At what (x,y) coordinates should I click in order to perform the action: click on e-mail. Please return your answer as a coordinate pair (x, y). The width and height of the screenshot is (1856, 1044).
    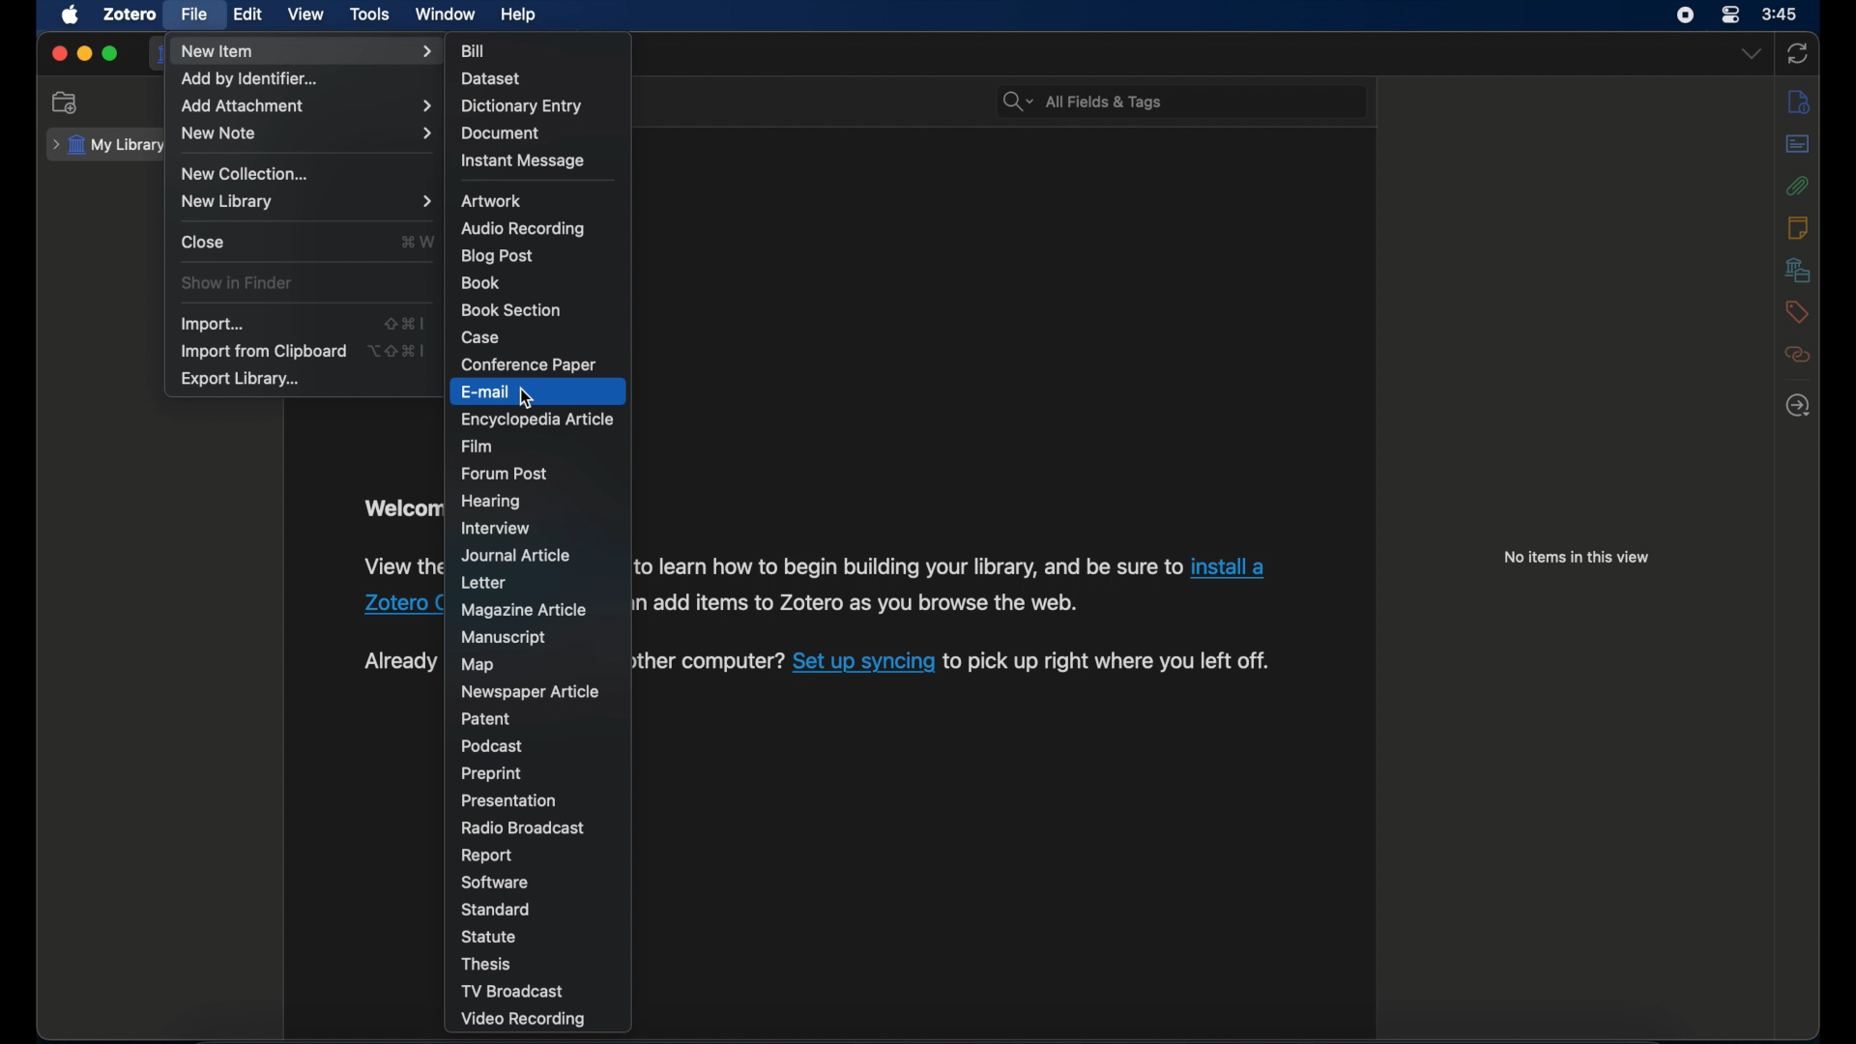
    Looking at the image, I should click on (489, 391).